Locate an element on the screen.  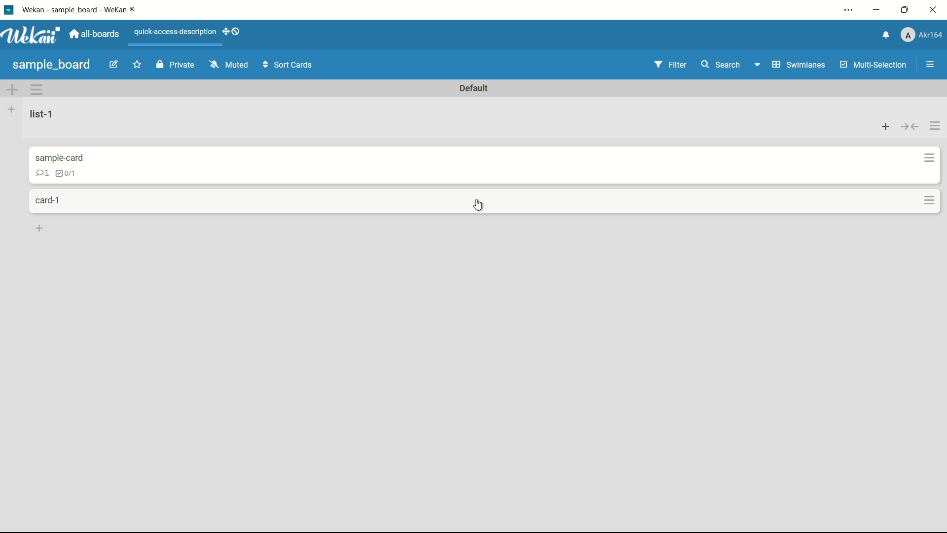
list actions is located at coordinates (883, 123).